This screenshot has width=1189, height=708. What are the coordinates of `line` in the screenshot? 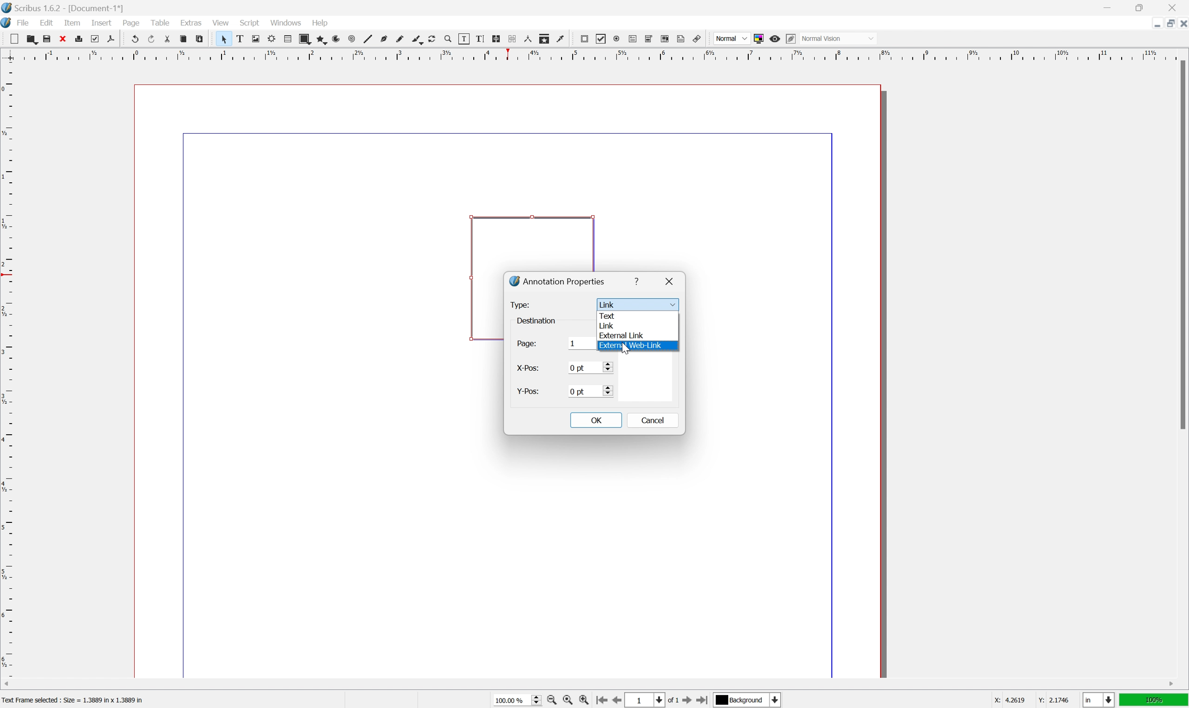 It's located at (368, 39).